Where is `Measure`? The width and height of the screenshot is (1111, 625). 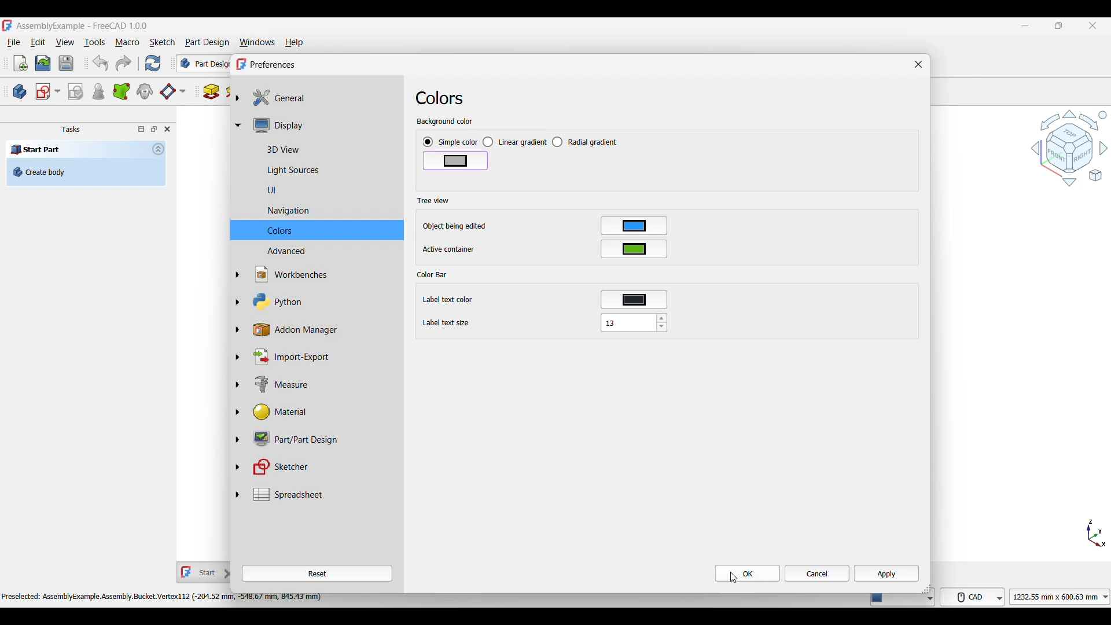 Measure is located at coordinates (324, 385).